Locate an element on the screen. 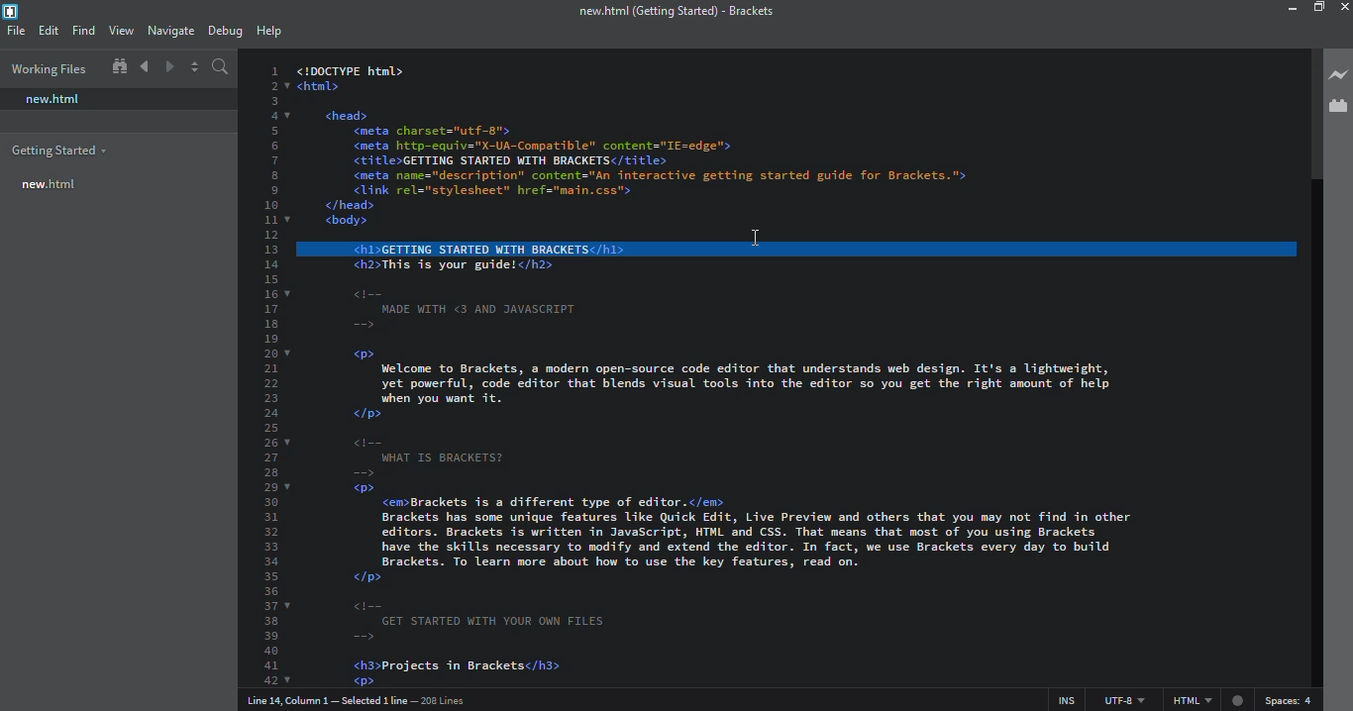 The height and width of the screenshot is (711, 1353). show in file tree is located at coordinates (120, 66).